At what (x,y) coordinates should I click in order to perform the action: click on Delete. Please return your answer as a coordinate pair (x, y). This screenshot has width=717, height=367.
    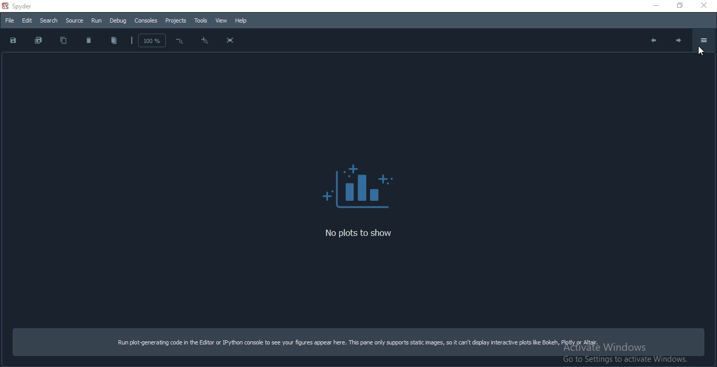
    Looking at the image, I should click on (89, 40).